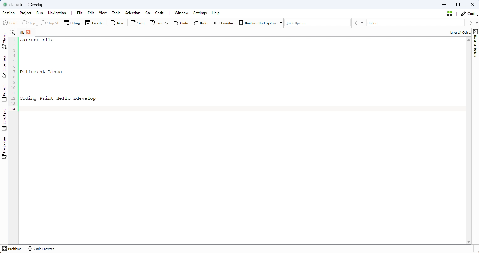 The image size is (479, 253). What do you see at coordinates (80, 13) in the screenshot?
I see `File` at bounding box center [80, 13].